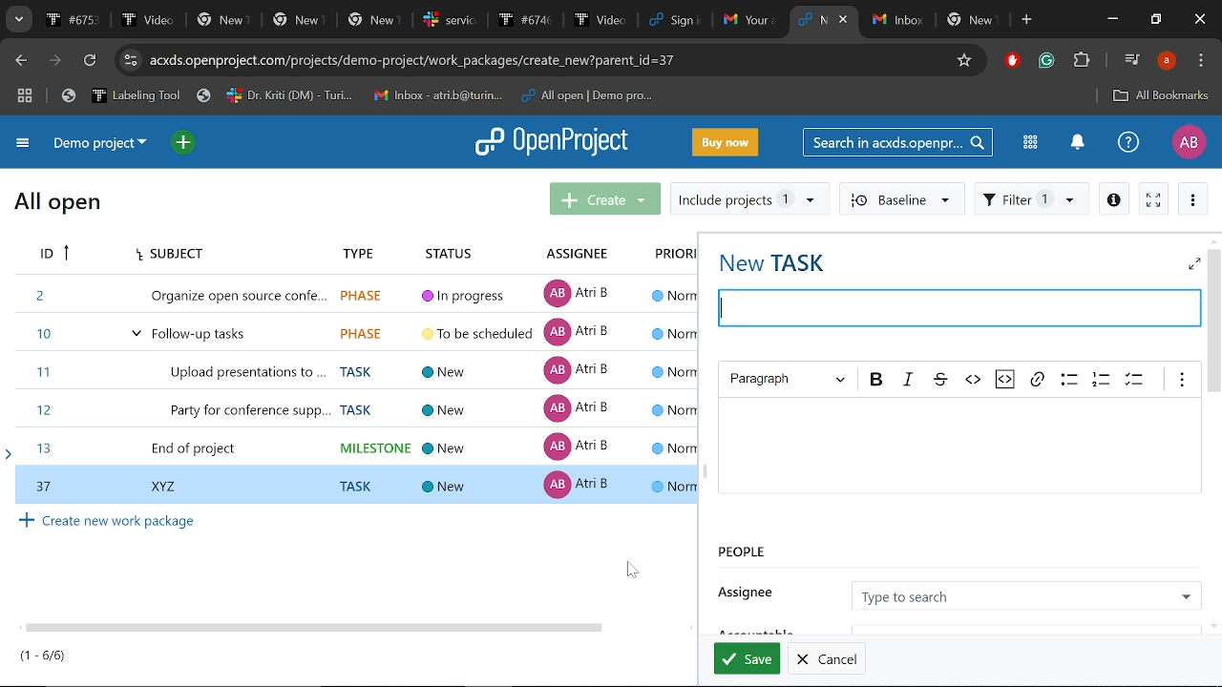 Image resolution: width=1222 pixels, height=687 pixels. I want to click on Selected task, so click(355, 484).